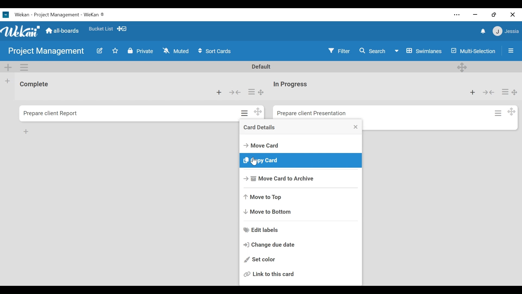  What do you see at coordinates (25, 68) in the screenshot?
I see `Swimlane Actions` at bounding box center [25, 68].